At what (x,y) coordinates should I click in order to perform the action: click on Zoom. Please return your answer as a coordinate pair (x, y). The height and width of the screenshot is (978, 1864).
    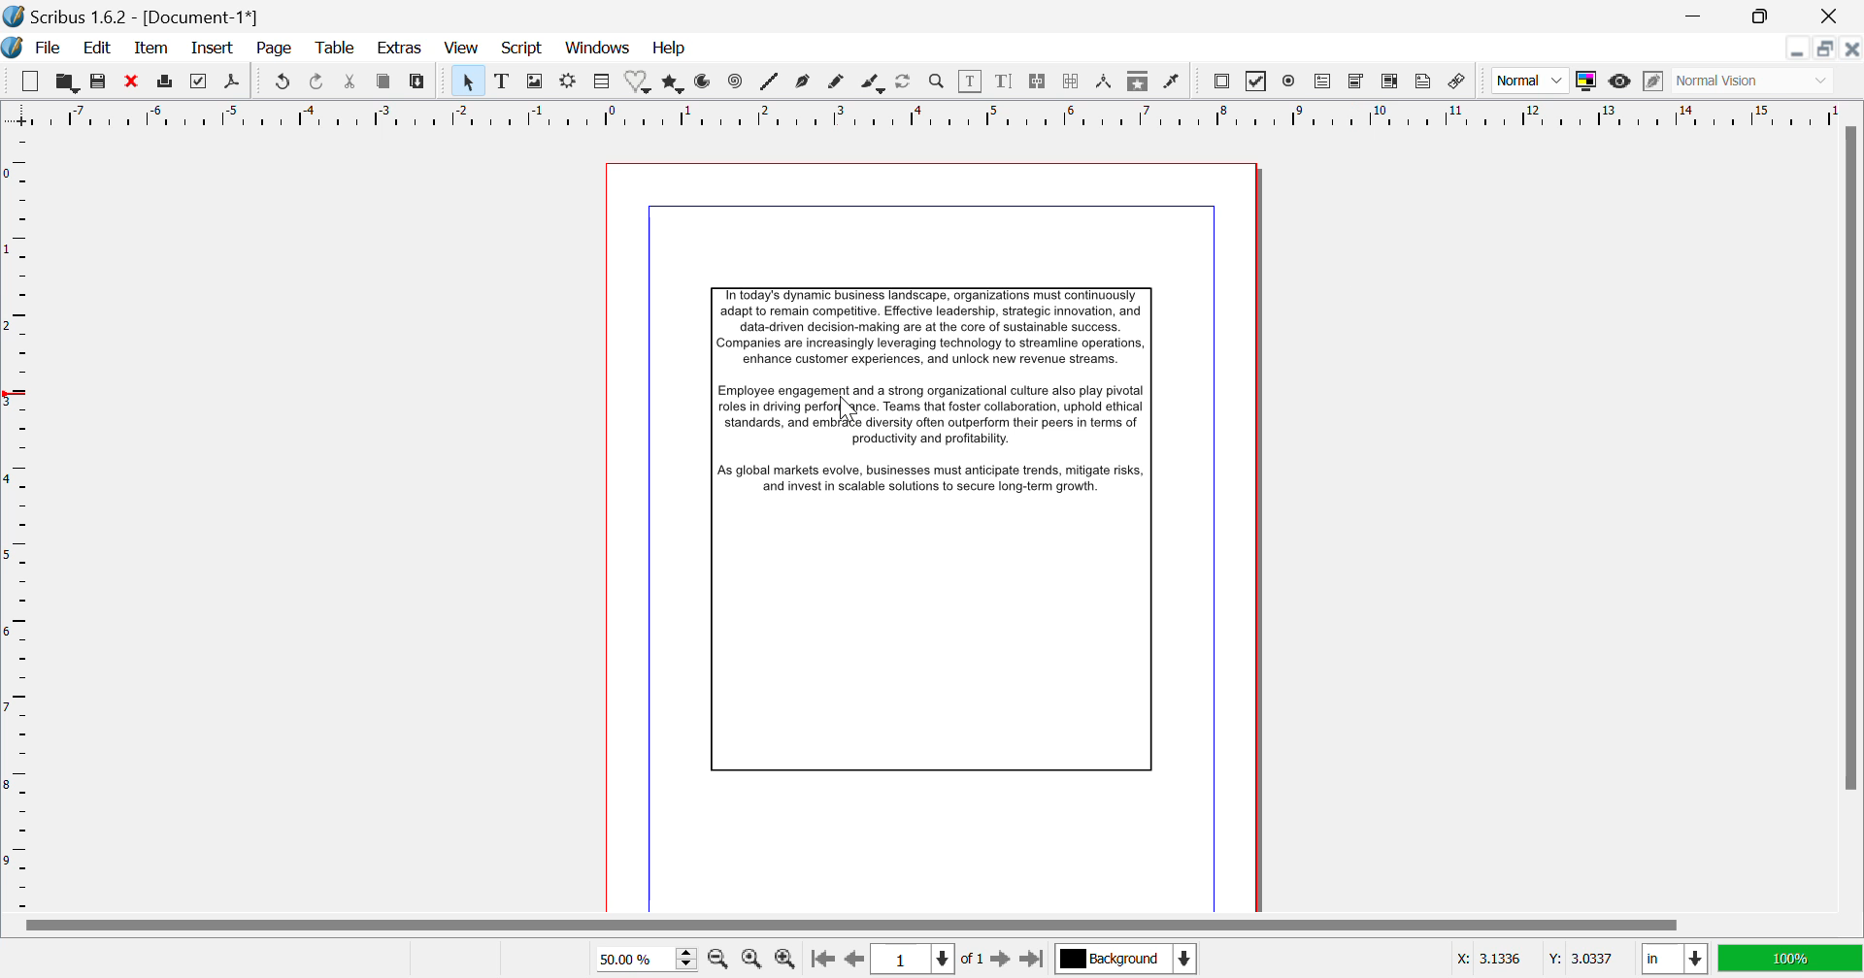
    Looking at the image, I should click on (937, 83).